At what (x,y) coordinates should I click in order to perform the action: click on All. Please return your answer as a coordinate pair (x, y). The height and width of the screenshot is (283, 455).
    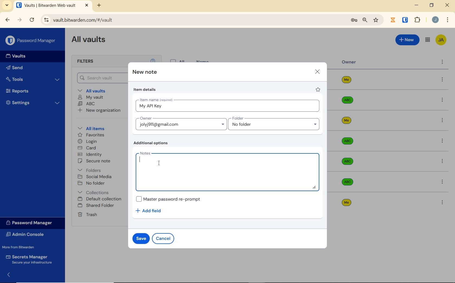
    Looking at the image, I should click on (178, 60).